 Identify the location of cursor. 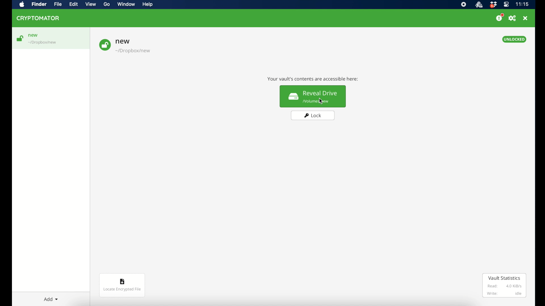
(321, 101).